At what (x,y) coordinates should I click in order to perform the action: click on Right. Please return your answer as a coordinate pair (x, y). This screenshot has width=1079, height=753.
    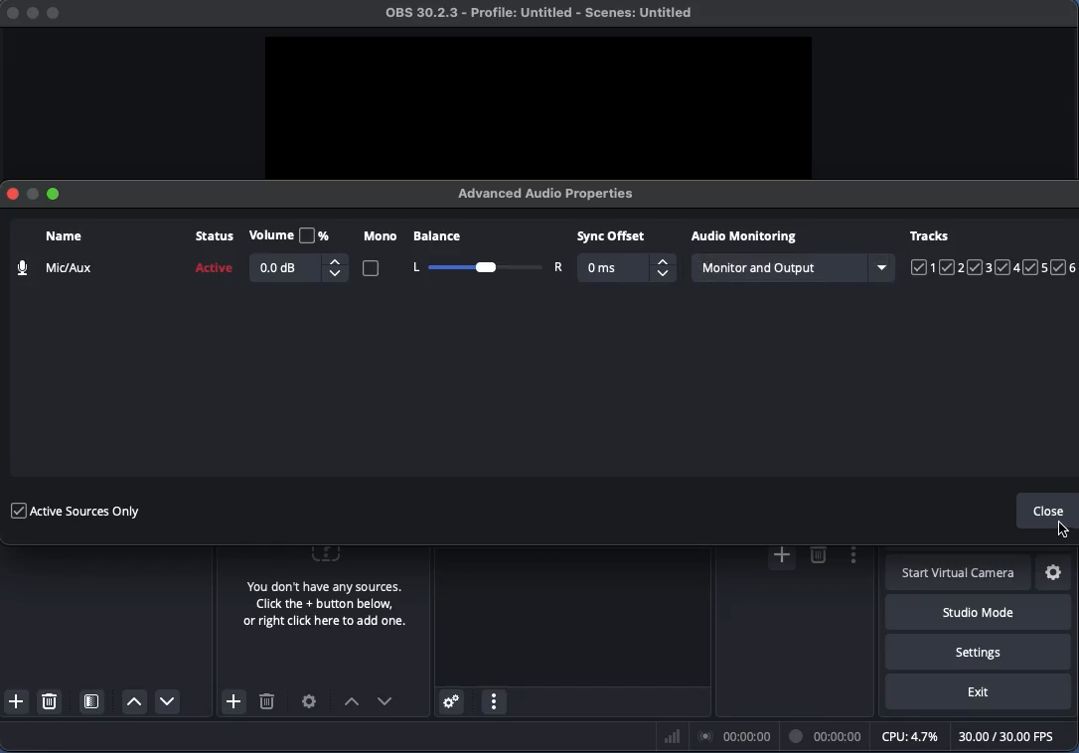
    Looking at the image, I should click on (557, 267).